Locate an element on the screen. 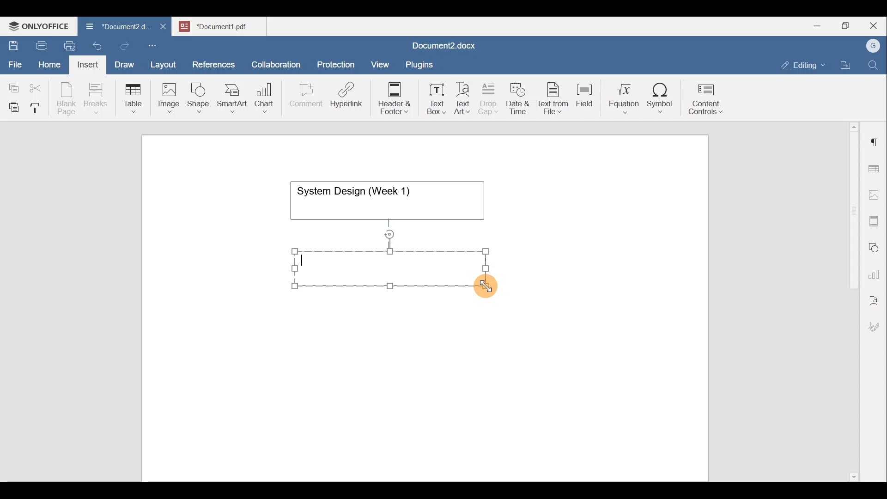 The image size is (887, 499). ONLYOFFICE is located at coordinates (39, 25).